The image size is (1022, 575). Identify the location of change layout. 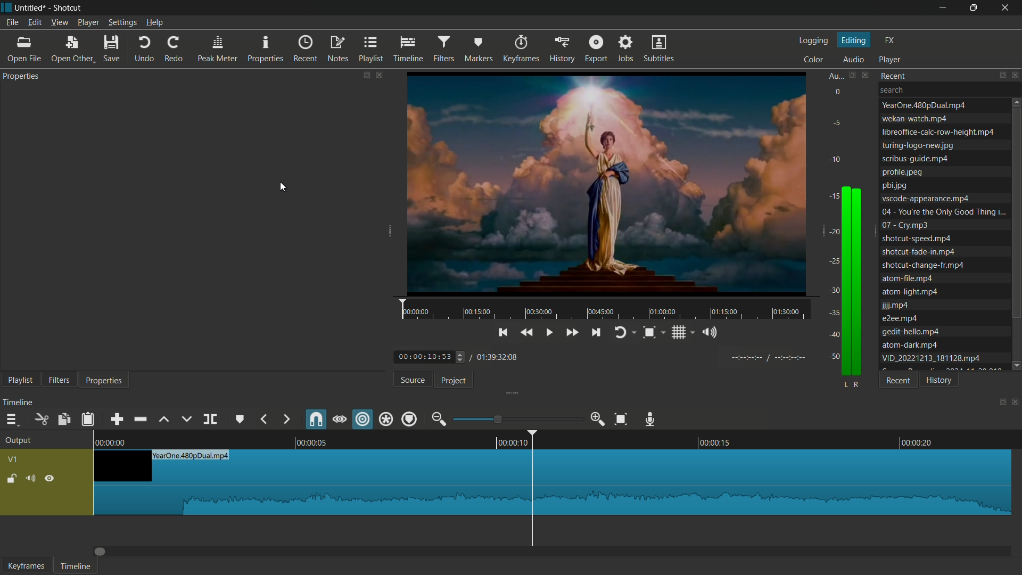
(999, 403).